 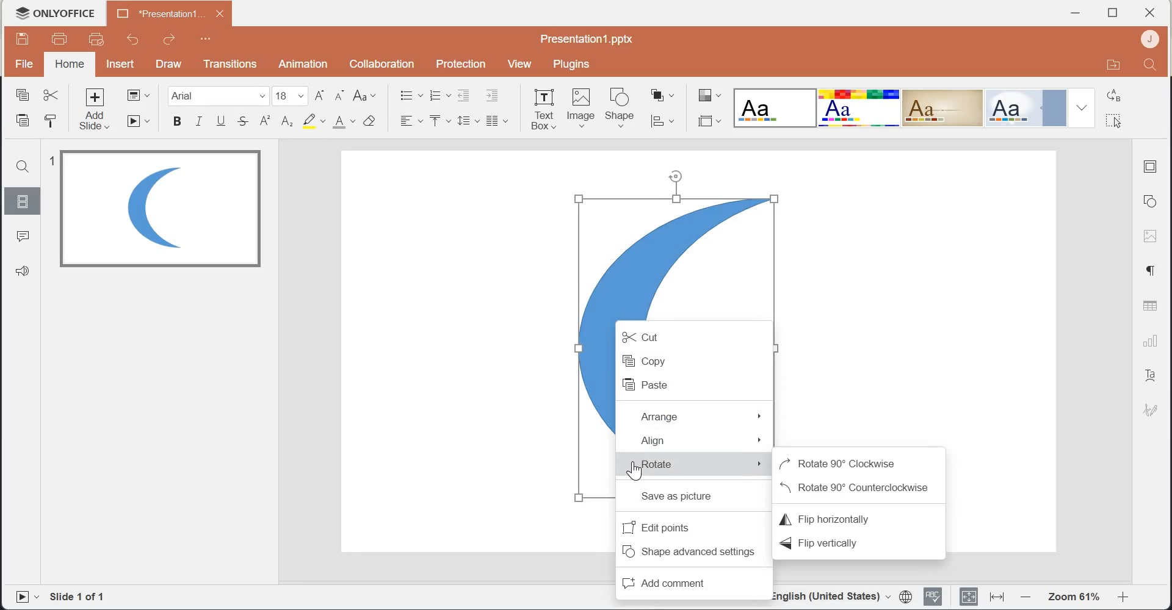 What do you see at coordinates (1112, 65) in the screenshot?
I see `Open in file location` at bounding box center [1112, 65].